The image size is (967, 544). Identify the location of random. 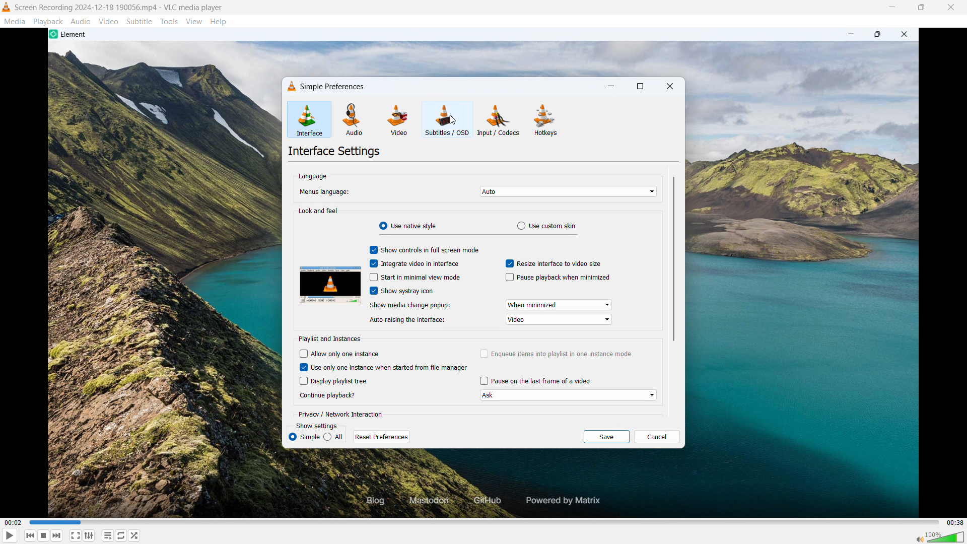
(134, 535).